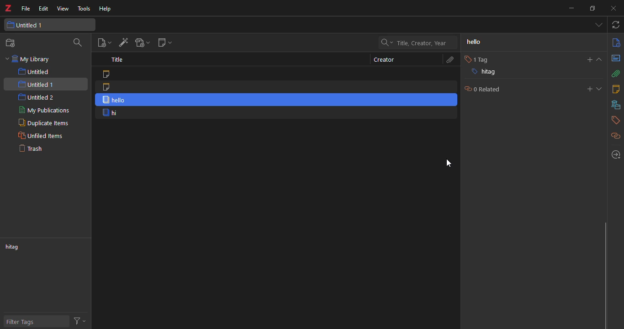  I want to click on expand, so click(601, 59).